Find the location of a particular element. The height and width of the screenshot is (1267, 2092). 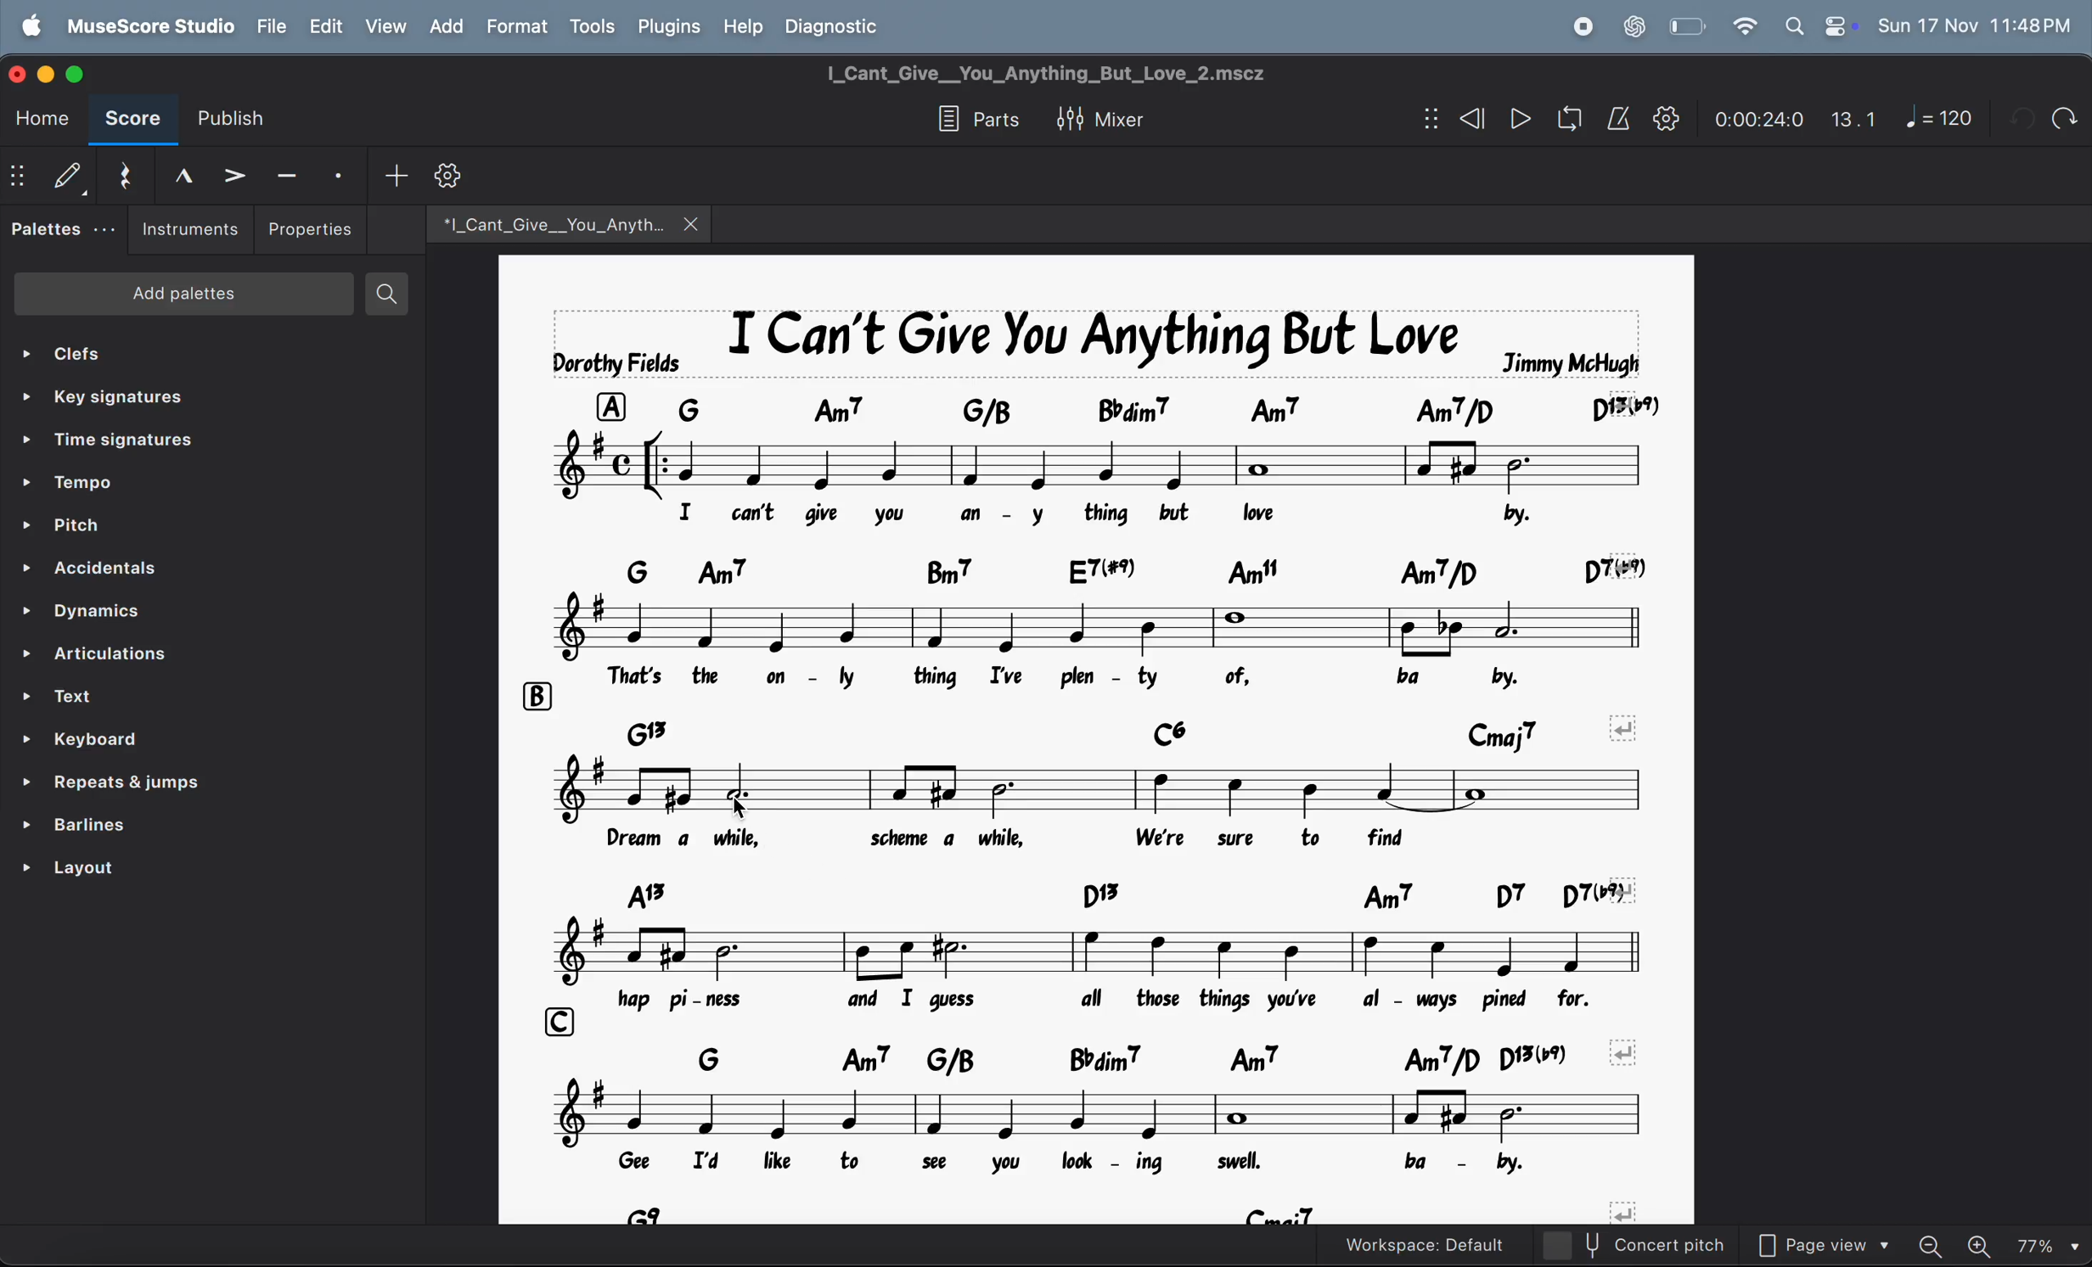

articulations is located at coordinates (186, 657).